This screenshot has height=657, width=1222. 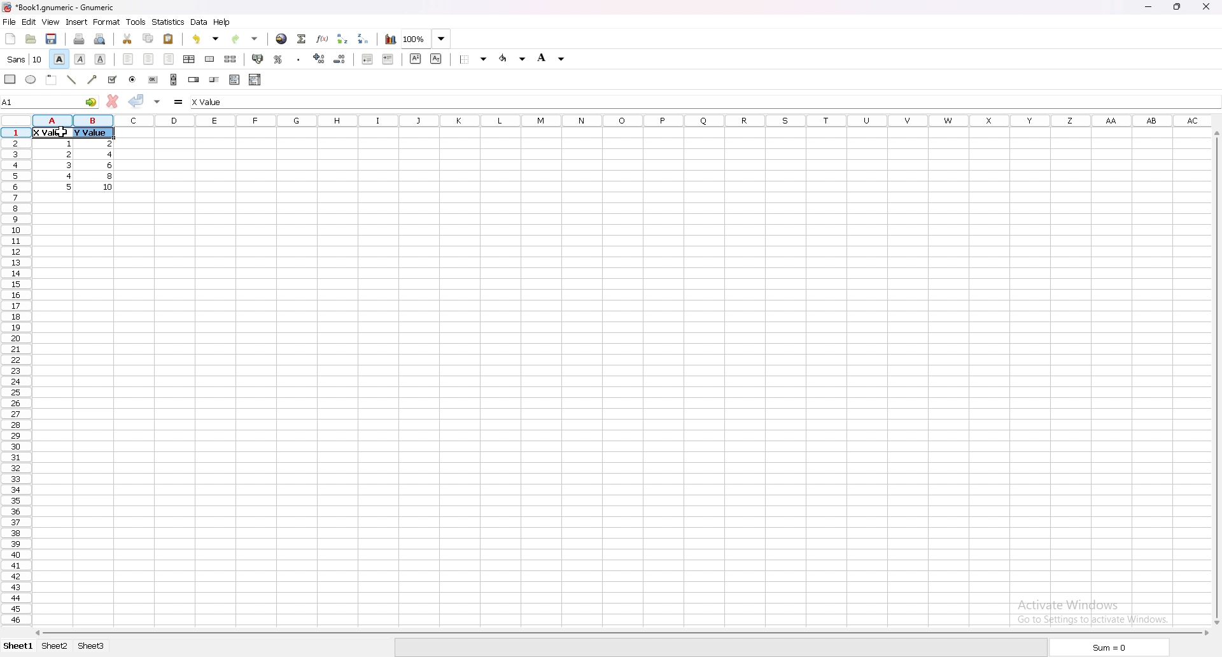 What do you see at coordinates (68, 154) in the screenshot?
I see `value` at bounding box center [68, 154].